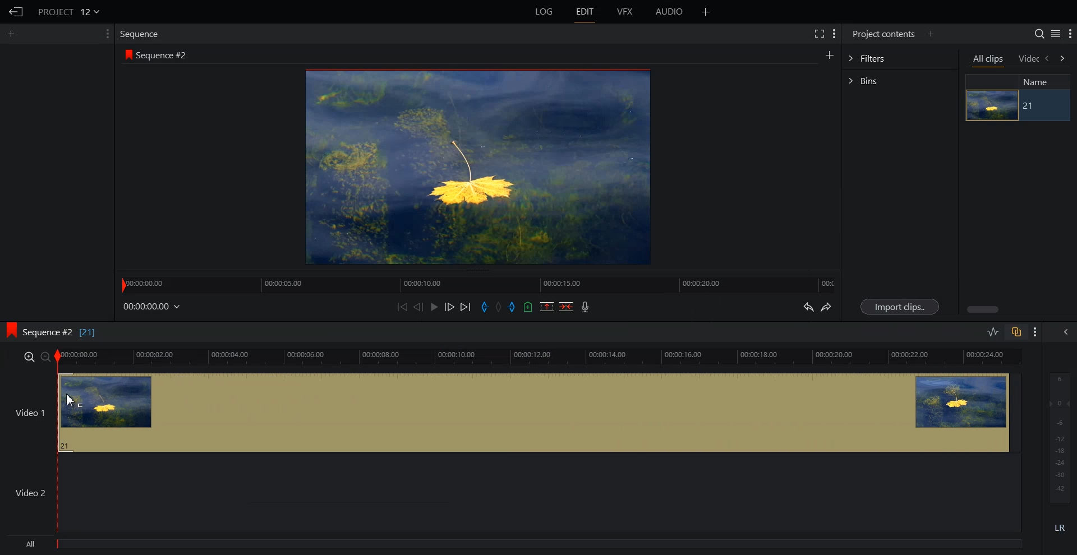 The image size is (1077, 555). What do you see at coordinates (68, 11) in the screenshot?
I see `Project 12v` at bounding box center [68, 11].